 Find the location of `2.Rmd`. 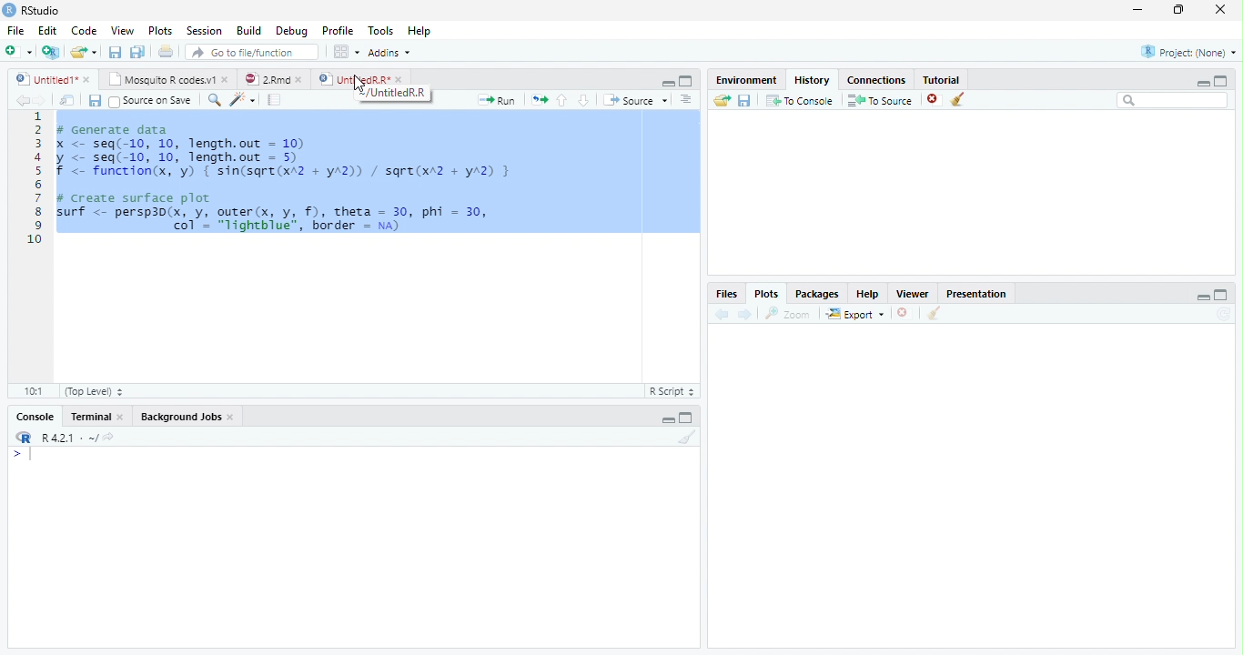

2.Rmd is located at coordinates (266, 78).